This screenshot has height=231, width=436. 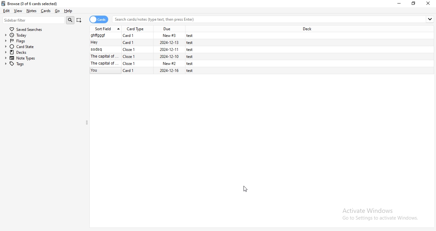 I want to click on card type, so click(x=137, y=28).